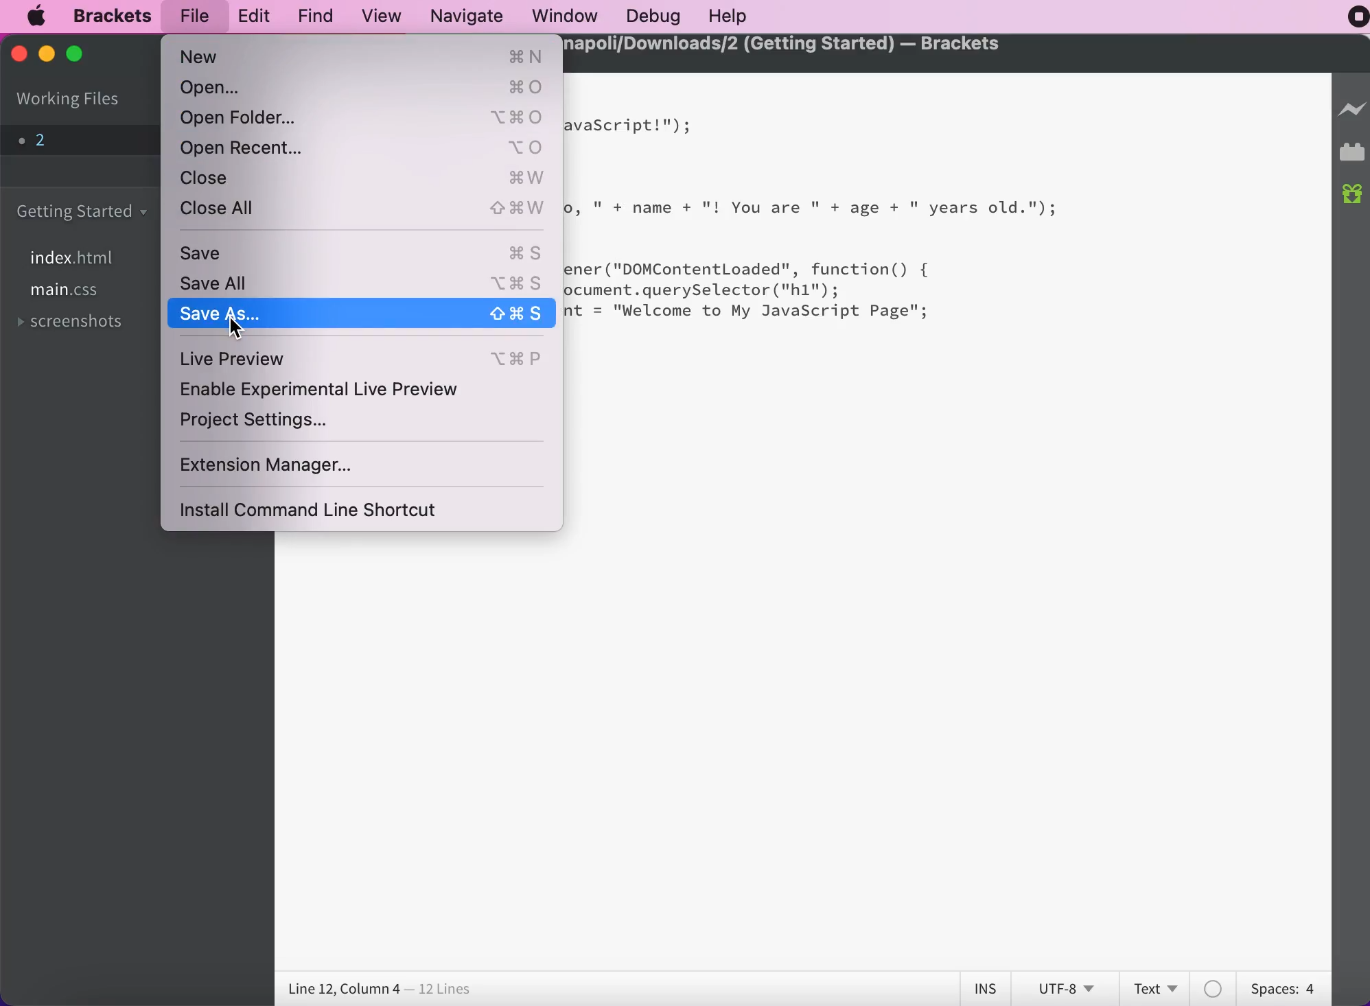 This screenshot has width=1370, height=1006. What do you see at coordinates (730, 16) in the screenshot?
I see `help` at bounding box center [730, 16].